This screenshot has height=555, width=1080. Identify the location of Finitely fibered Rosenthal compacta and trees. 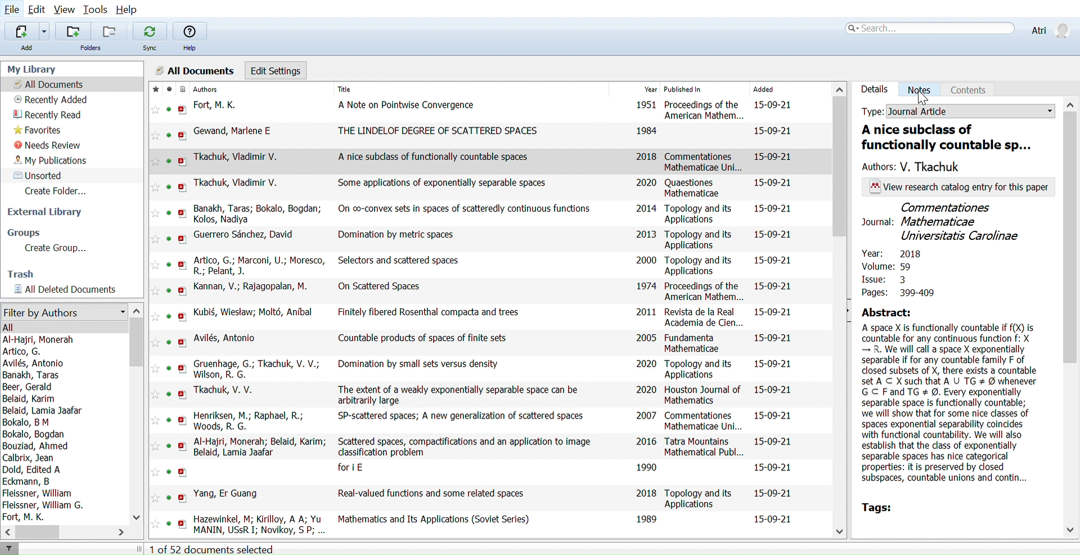
(430, 312).